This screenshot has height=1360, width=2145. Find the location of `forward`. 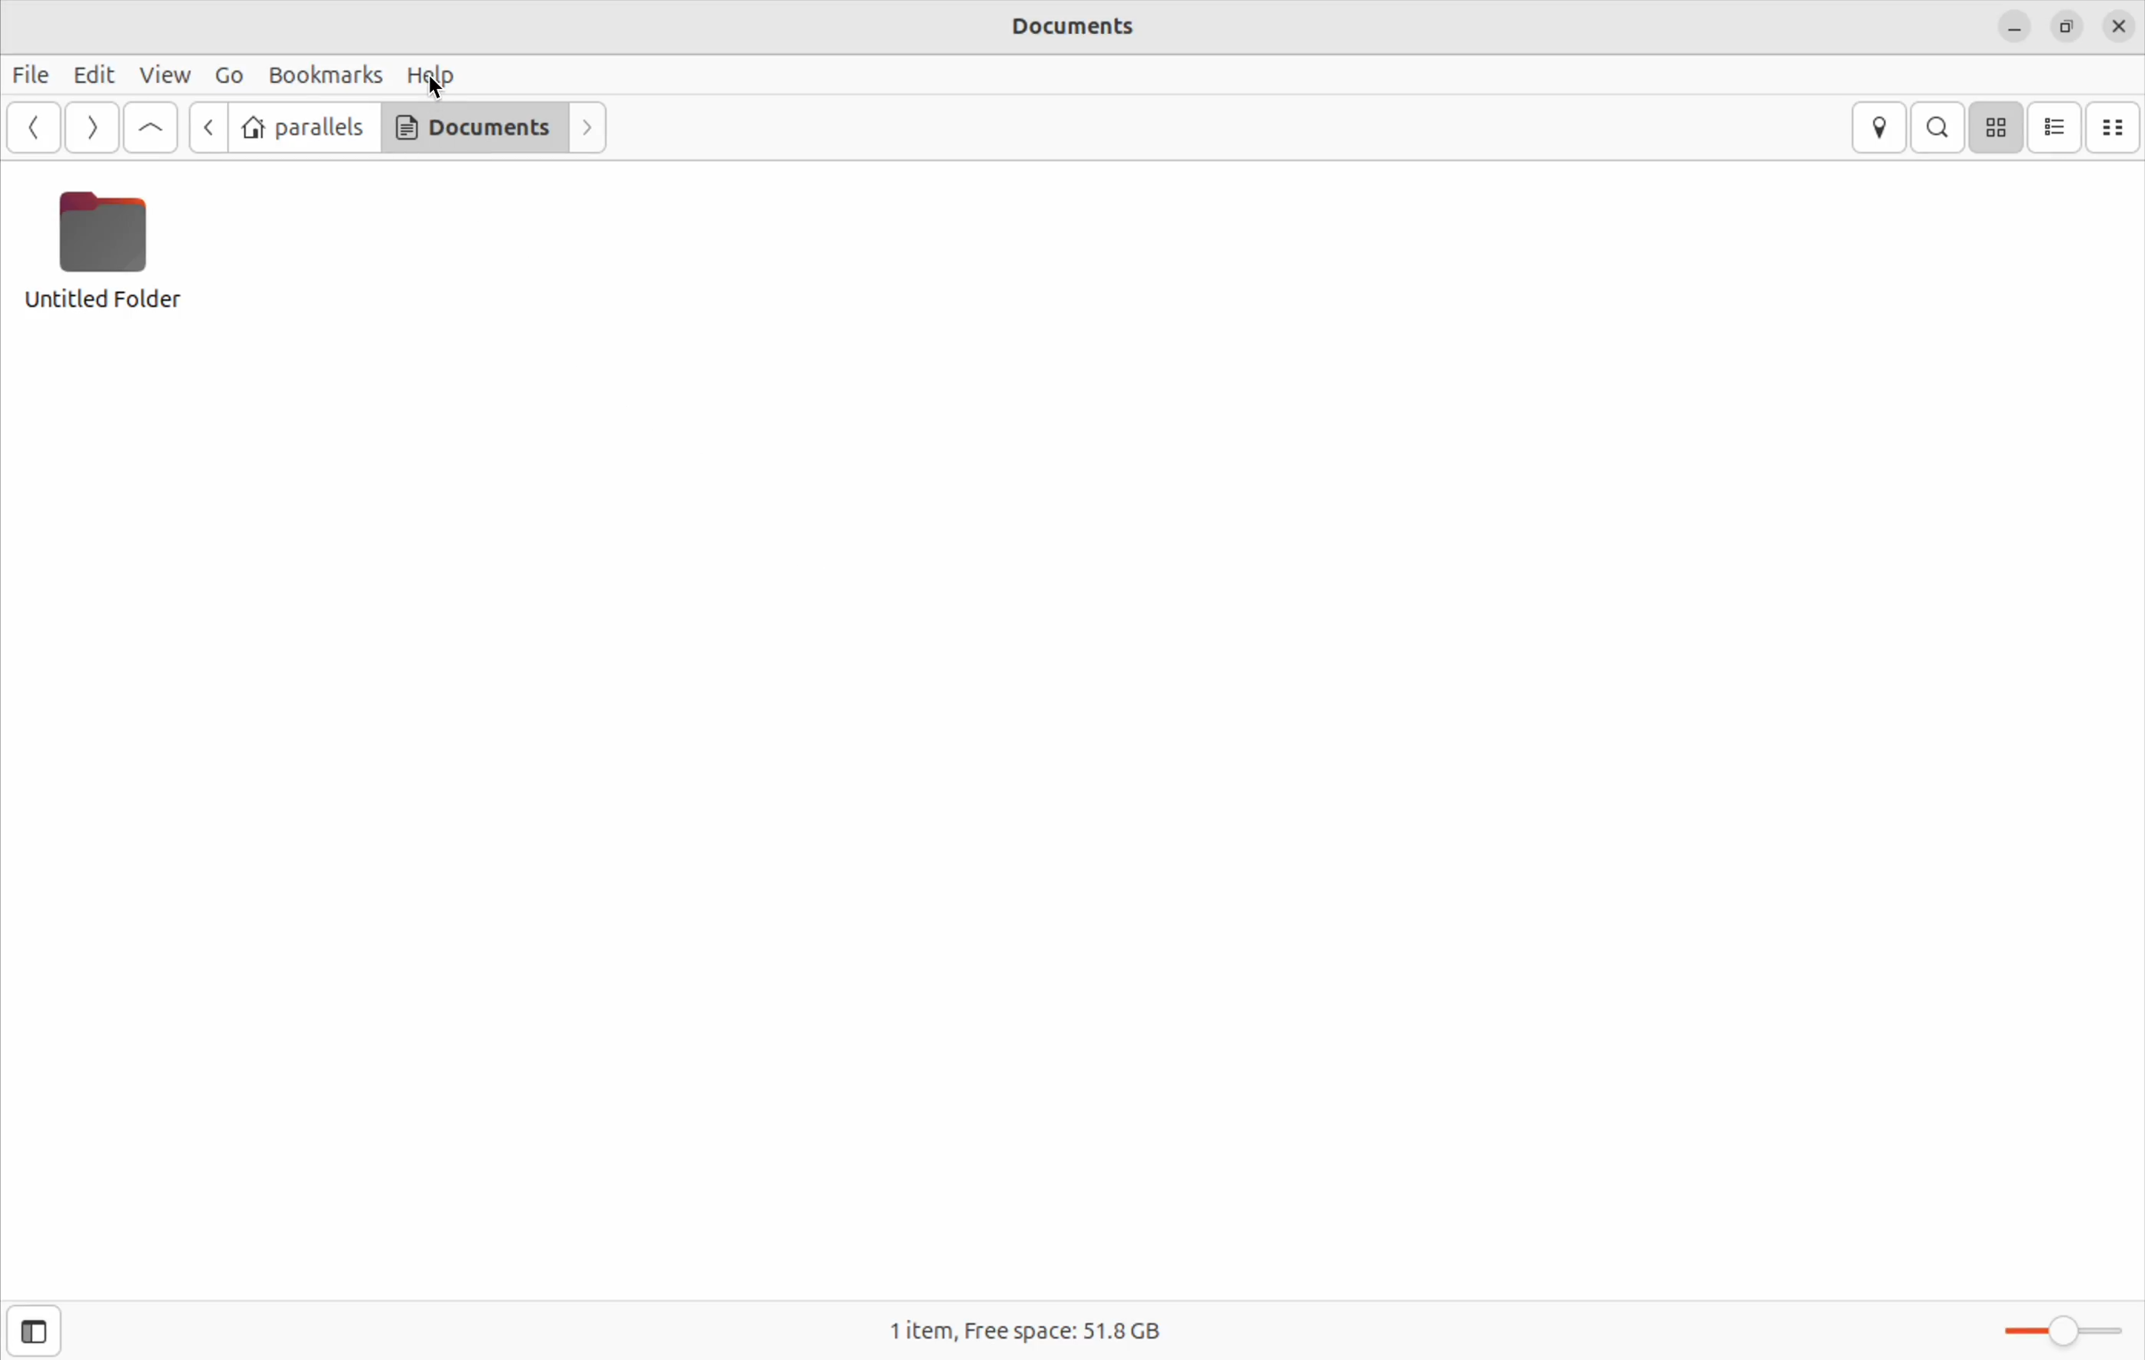

forward is located at coordinates (87, 127).